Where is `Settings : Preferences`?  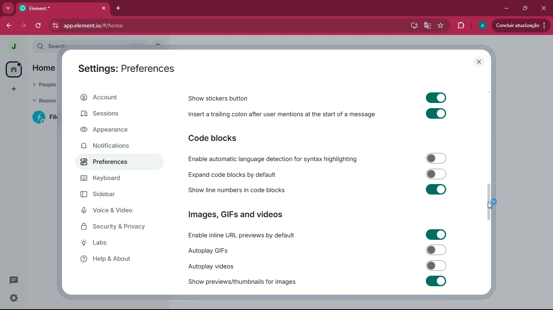
Settings : Preferences is located at coordinates (124, 67).